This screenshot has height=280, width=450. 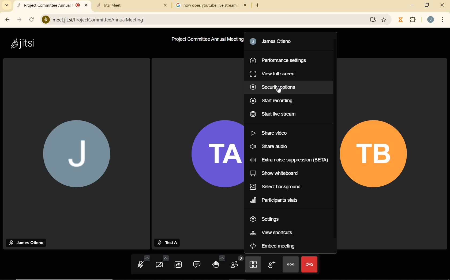 What do you see at coordinates (143, 263) in the screenshot?
I see `MICROPHONE` at bounding box center [143, 263].